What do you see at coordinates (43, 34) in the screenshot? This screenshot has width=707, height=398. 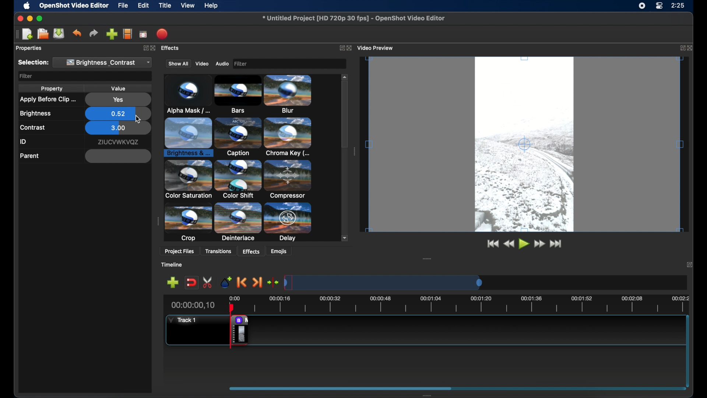 I see `open project` at bounding box center [43, 34].